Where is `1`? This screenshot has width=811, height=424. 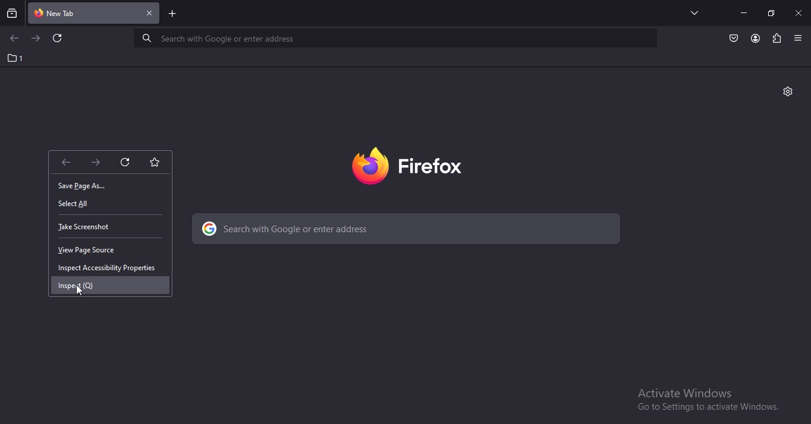 1 is located at coordinates (14, 58).